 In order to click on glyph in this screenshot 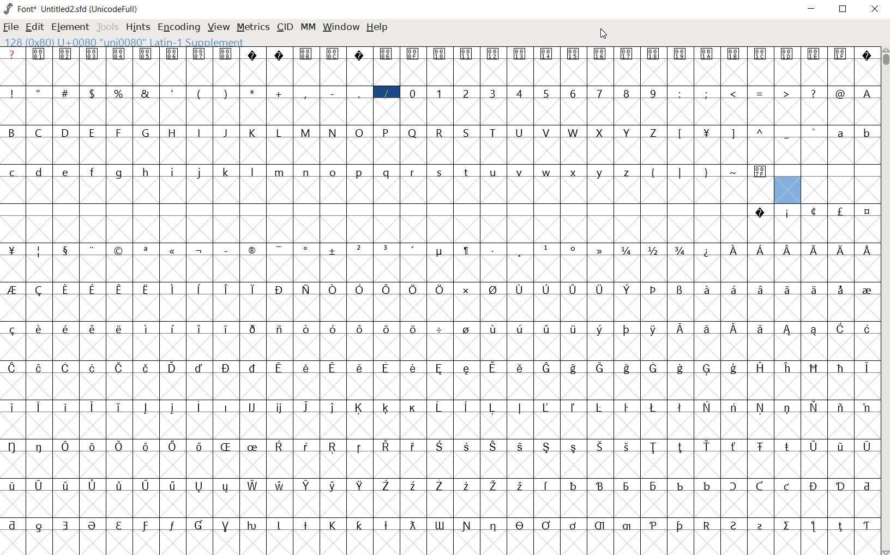, I will do `click(359, 173)`.